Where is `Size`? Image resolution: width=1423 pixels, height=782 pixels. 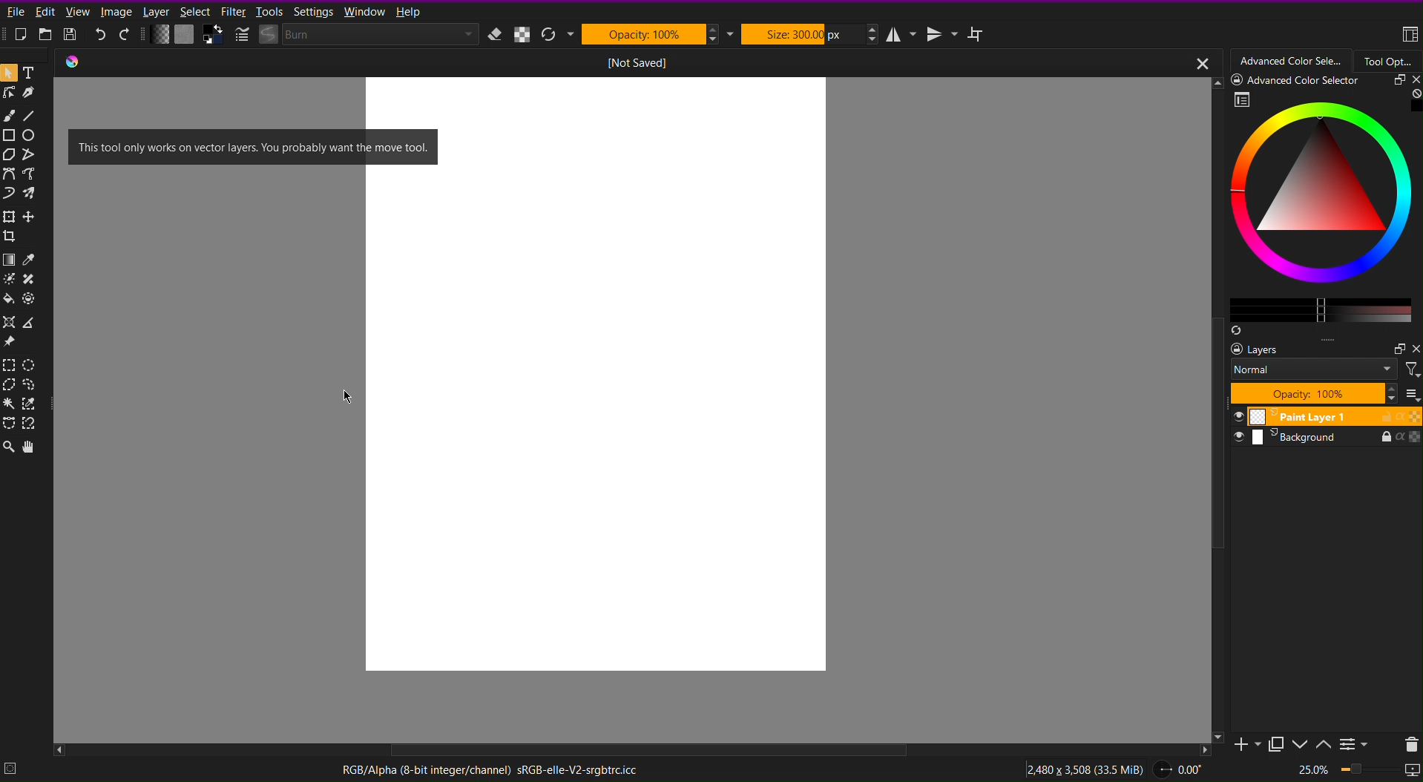 Size is located at coordinates (803, 33).